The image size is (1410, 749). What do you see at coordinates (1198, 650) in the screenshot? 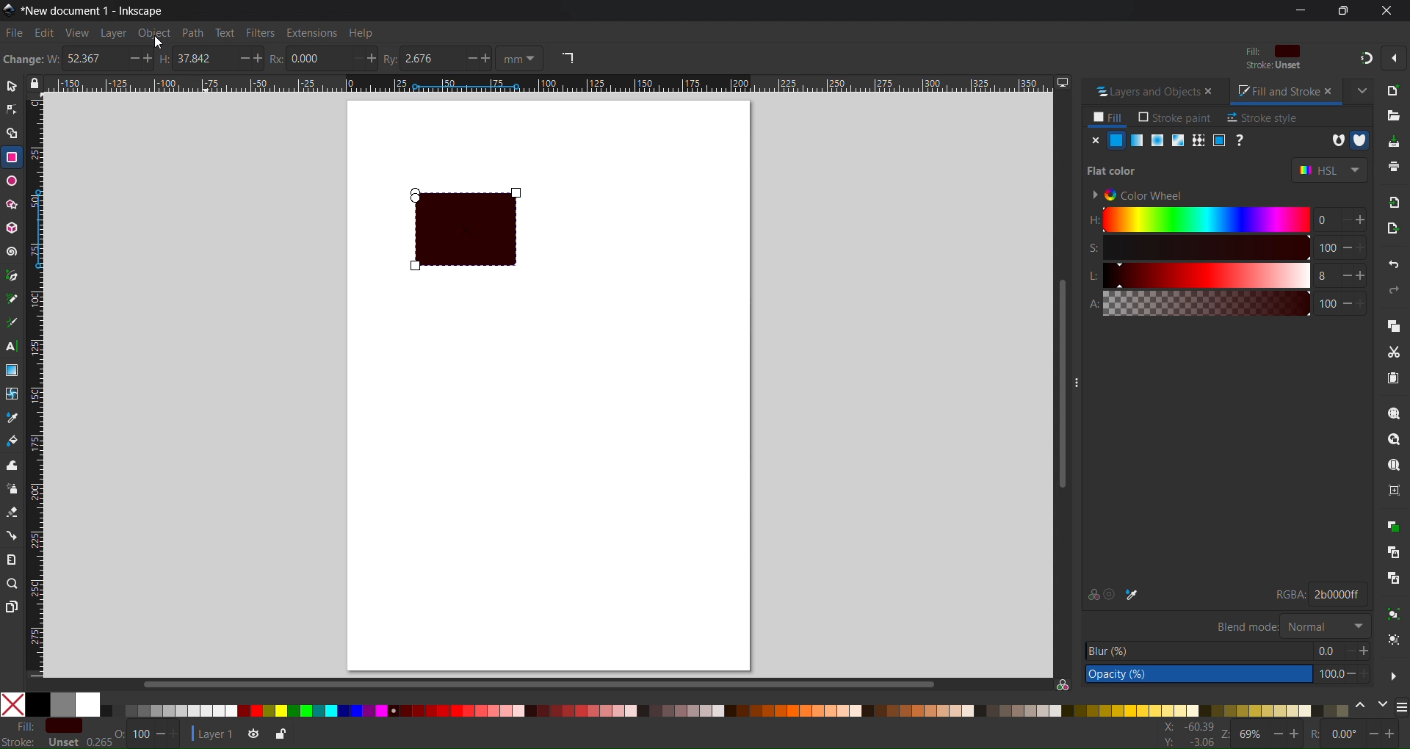
I see `edit Blur percentage` at bounding box center [1198, 650].